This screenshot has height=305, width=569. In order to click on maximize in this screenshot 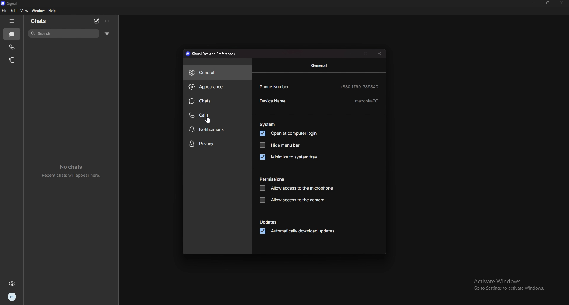, I will do `click(366, 53)`.